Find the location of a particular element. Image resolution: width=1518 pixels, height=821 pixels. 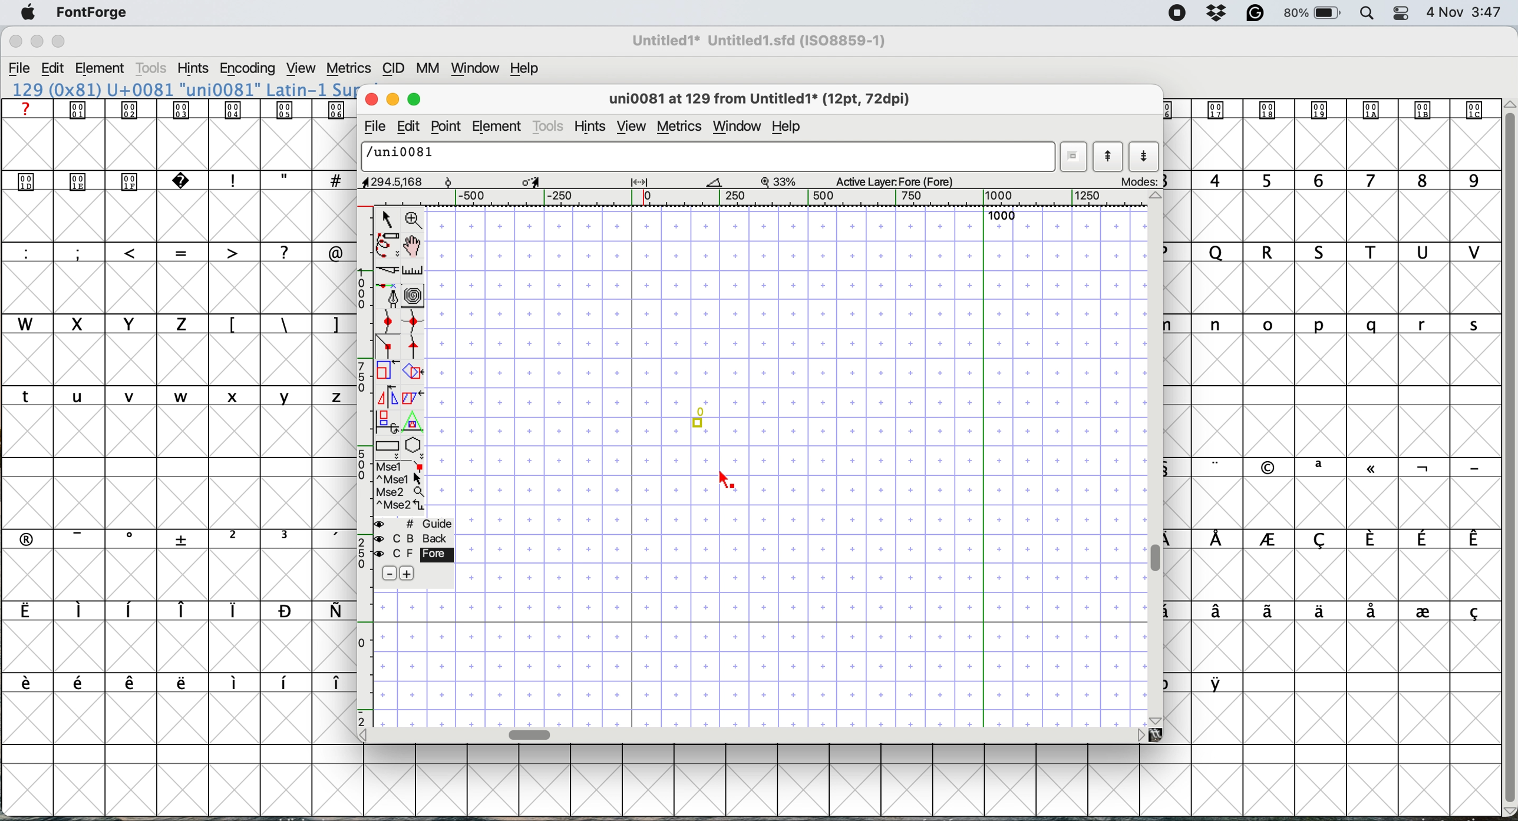

Grammarly Icon is located at coordinates (1255, 13).